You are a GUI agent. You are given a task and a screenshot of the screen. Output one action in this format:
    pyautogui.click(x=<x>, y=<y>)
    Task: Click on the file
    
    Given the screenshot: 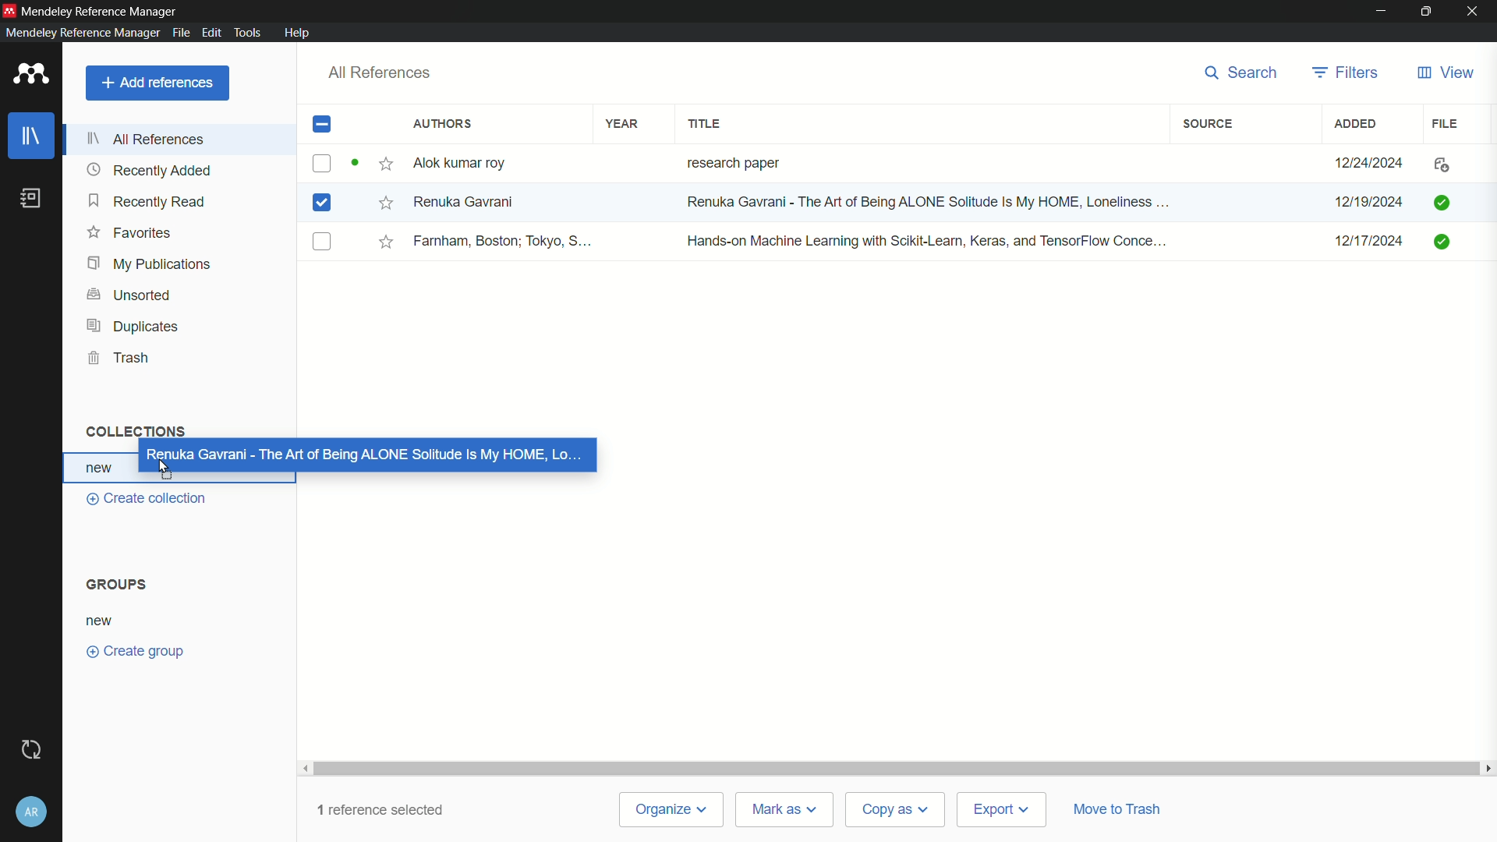 What is the action you would take?
    pyautogui.click(x=1446, y=125)
    